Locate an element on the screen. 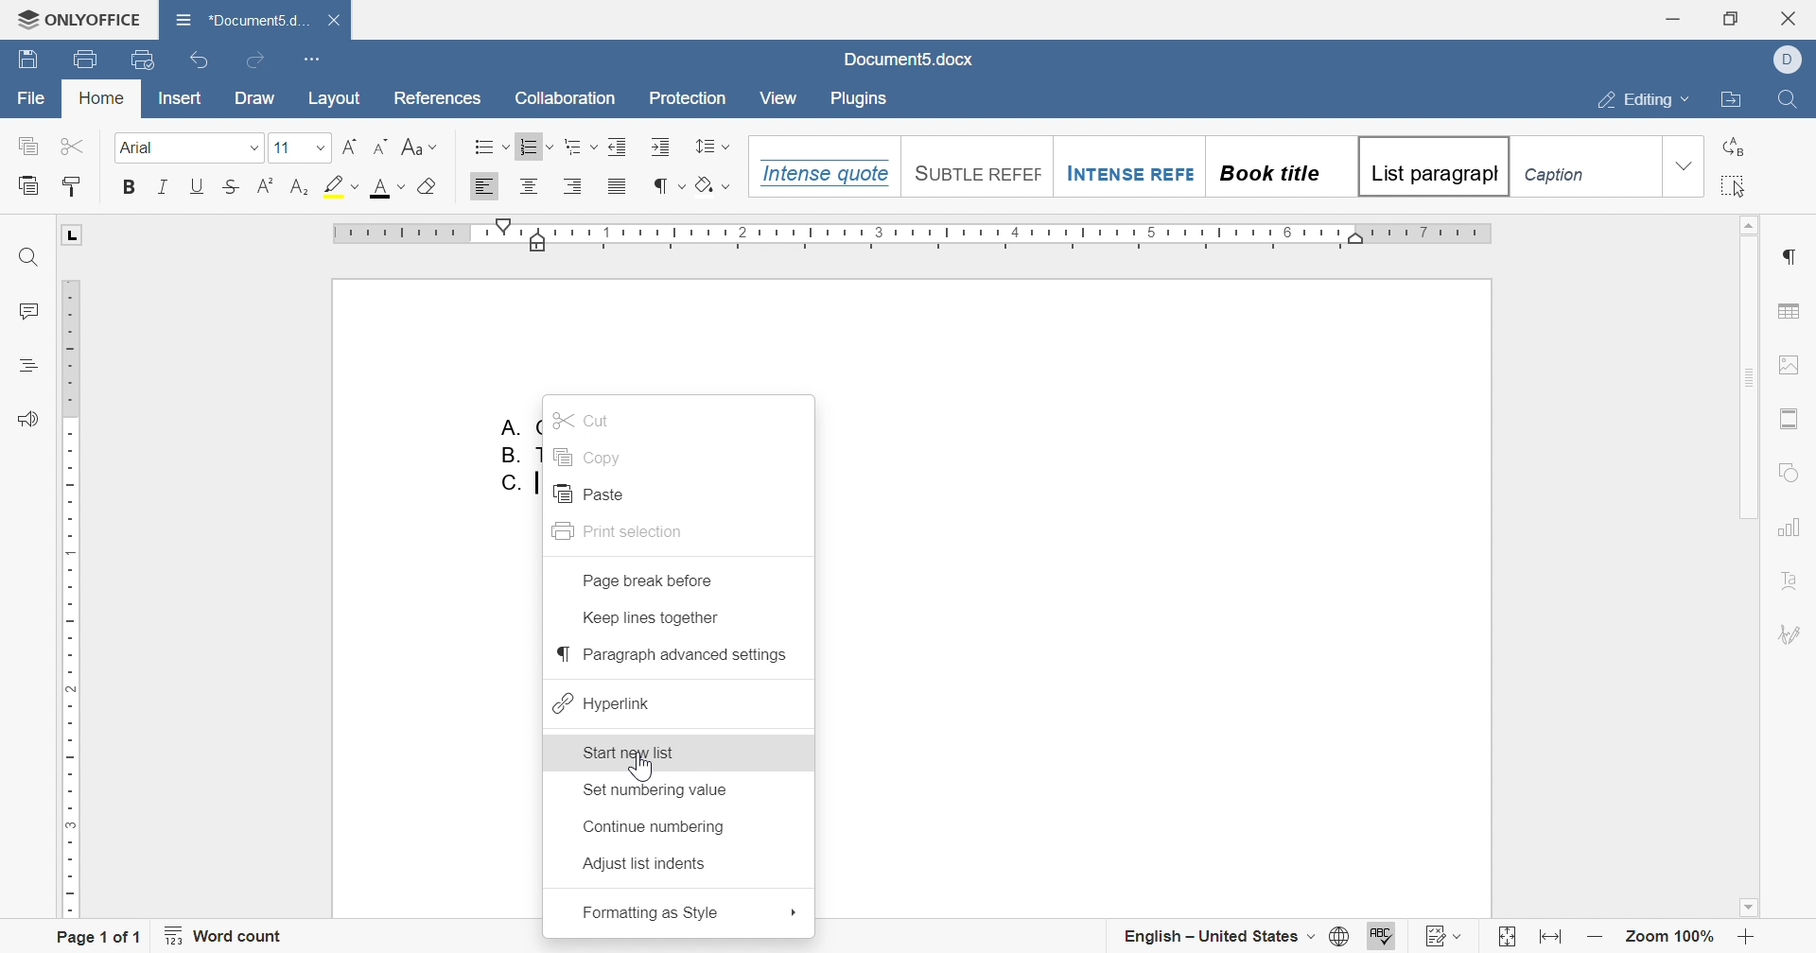 The image size is (1816, 953). chart settings is located at coordinates (1790, 527).